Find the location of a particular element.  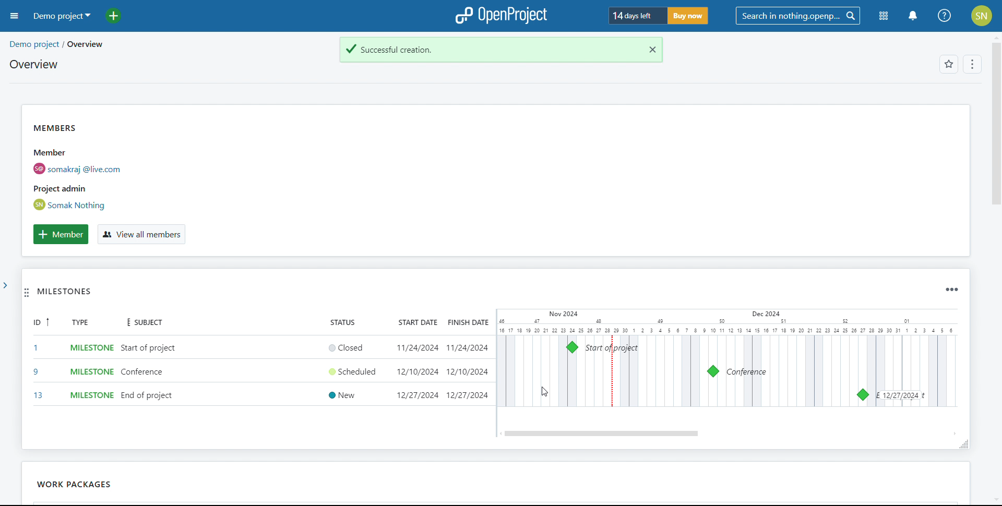

scroll up is located at coordinates (995, 37).